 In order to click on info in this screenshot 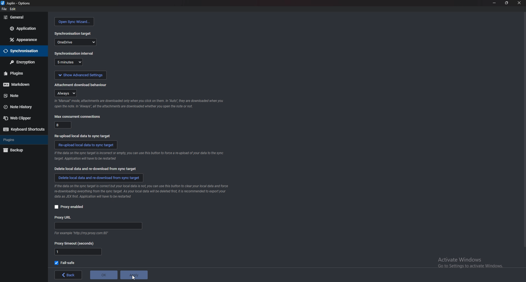, I will do `click(139, 156)`.